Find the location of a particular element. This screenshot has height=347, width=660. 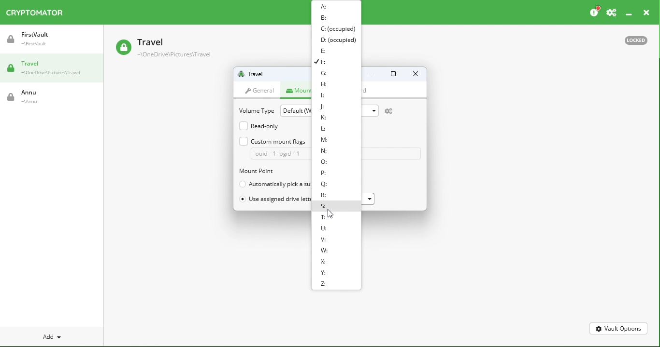

Q: is located at coordinates (322, 185).